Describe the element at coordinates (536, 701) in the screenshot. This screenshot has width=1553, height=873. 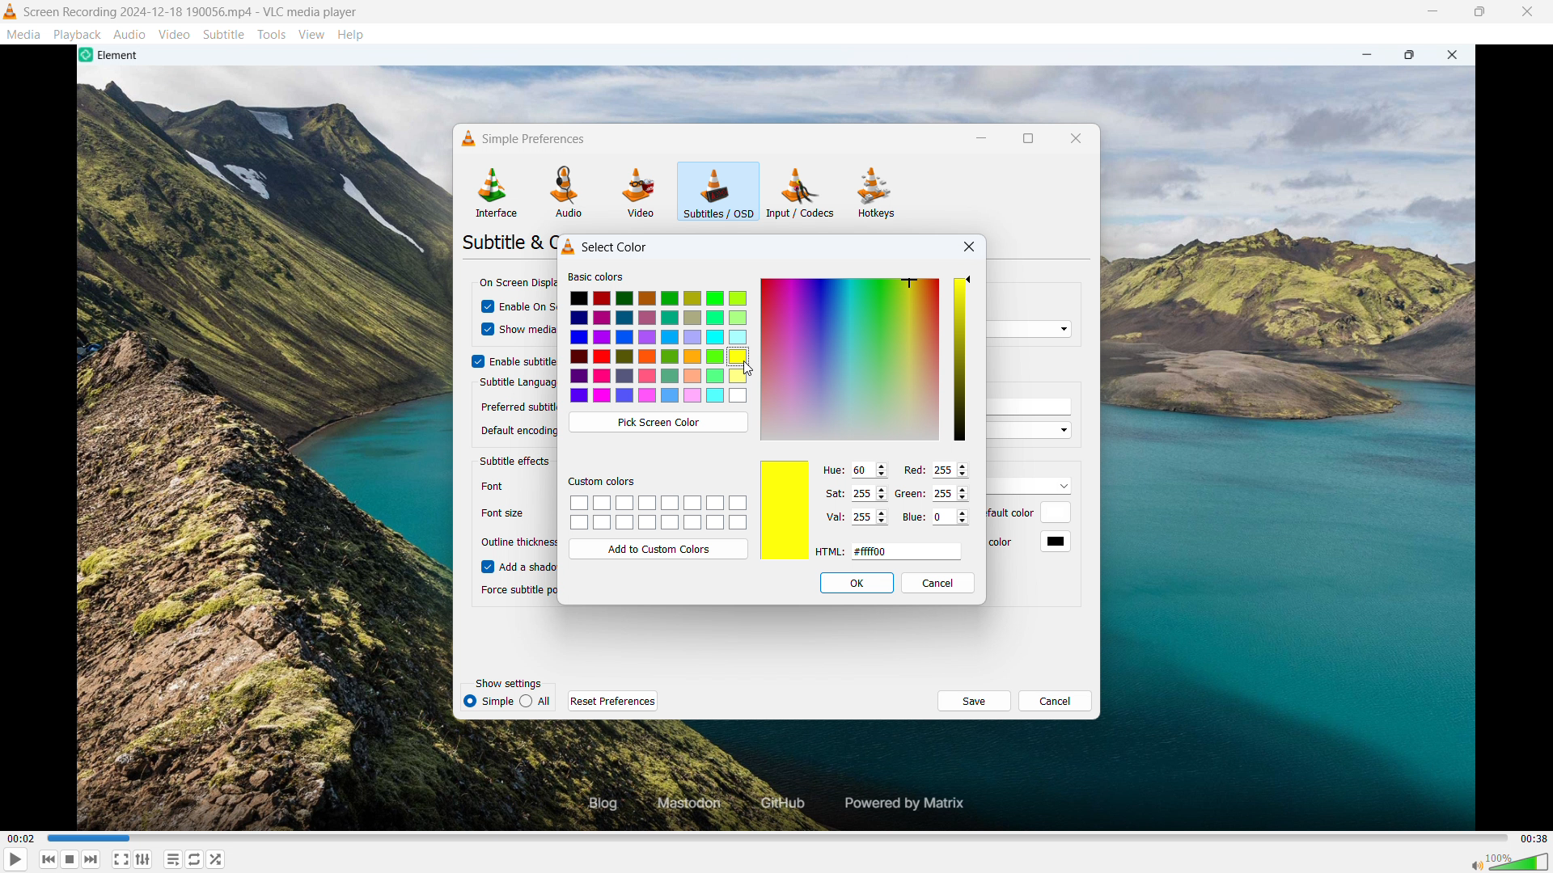
I see `all ` at that location.